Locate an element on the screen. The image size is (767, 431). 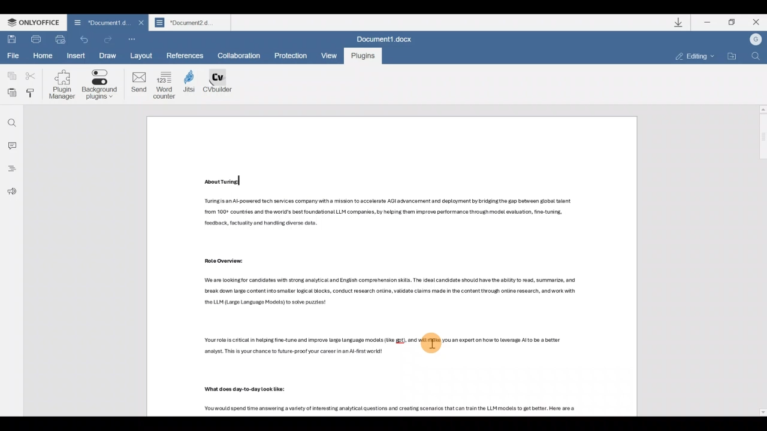
Open file location is located at coordinates (730, 56).